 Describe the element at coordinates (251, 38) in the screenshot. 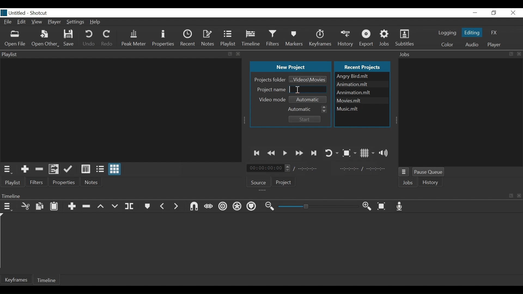

I see `Timeline` at that location.